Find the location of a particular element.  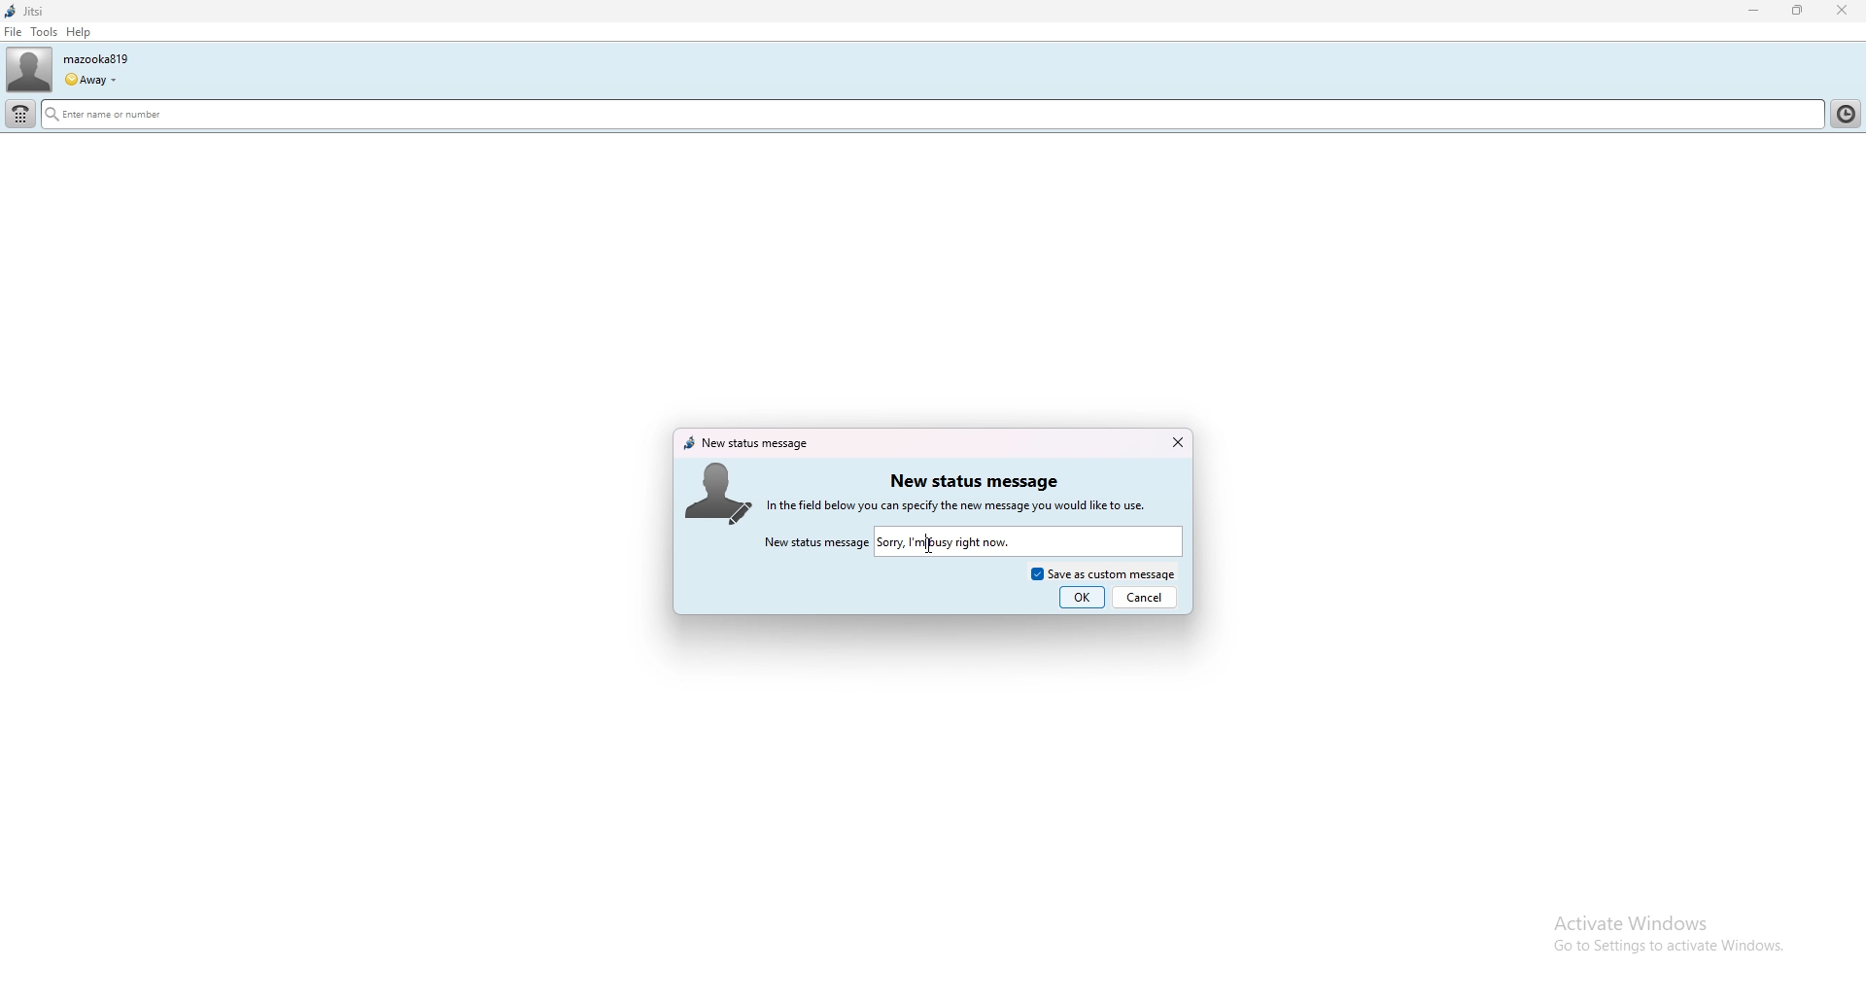

minimize is located at coordinates (1754, 11).